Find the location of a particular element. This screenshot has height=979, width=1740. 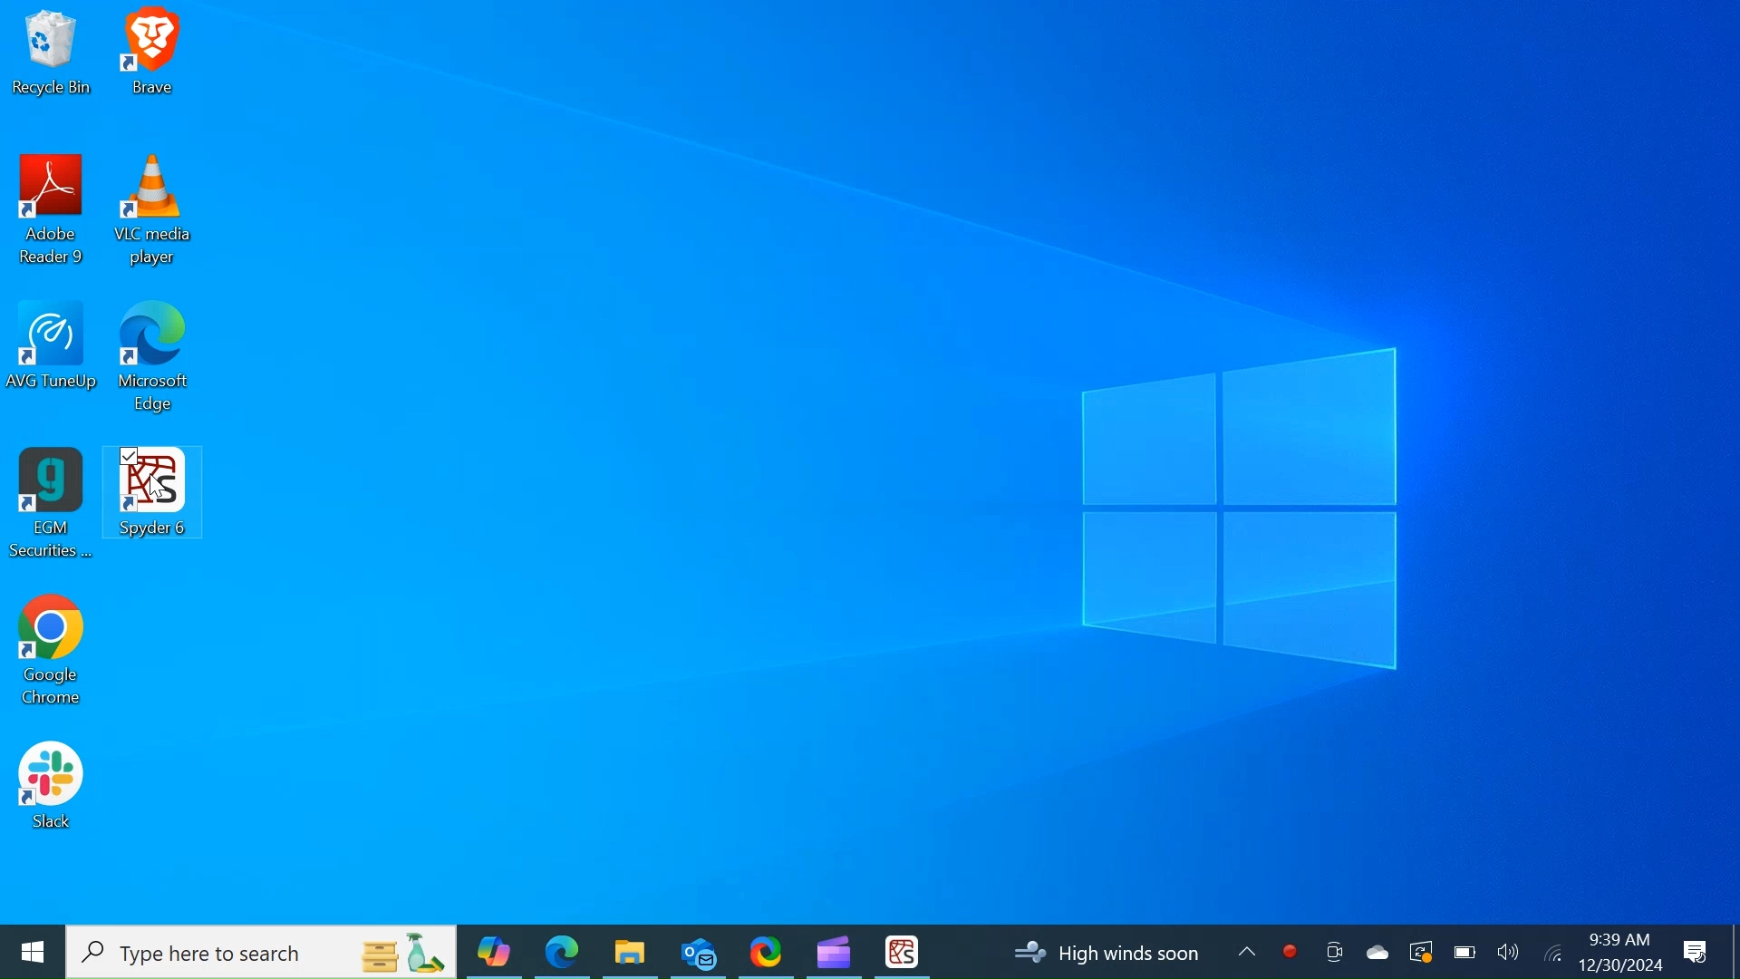

Microsoft Edge is located at coordinates (562, 951).